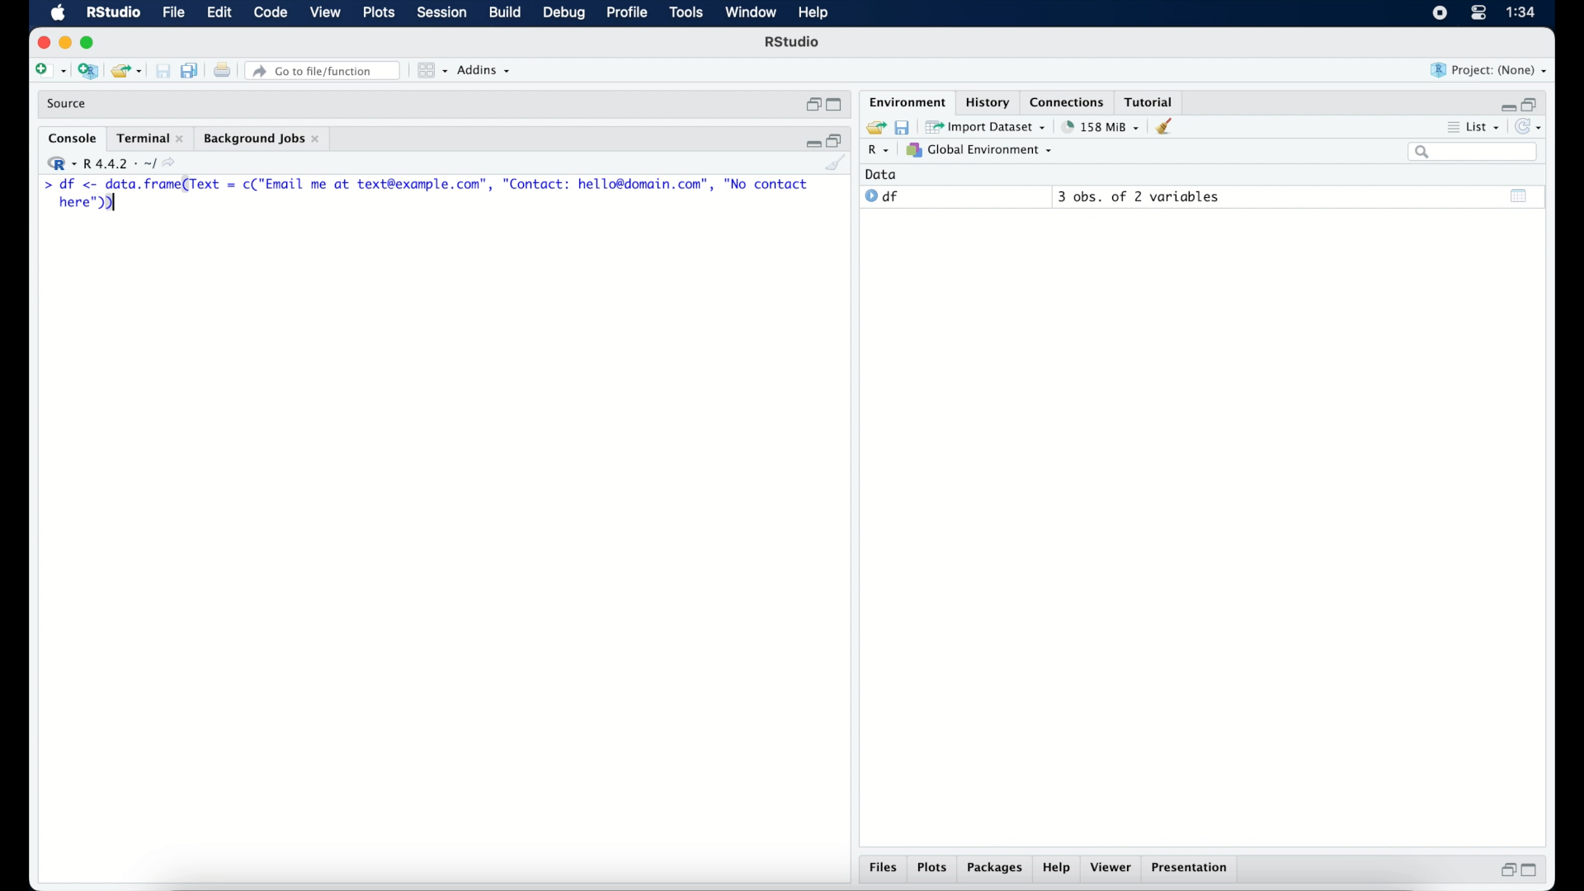 This screenshot has height=891, width=1584. What do you see at coordinates (875, 125) in the screenshot?
I see `load workspace` at bounding box center [875, 125].